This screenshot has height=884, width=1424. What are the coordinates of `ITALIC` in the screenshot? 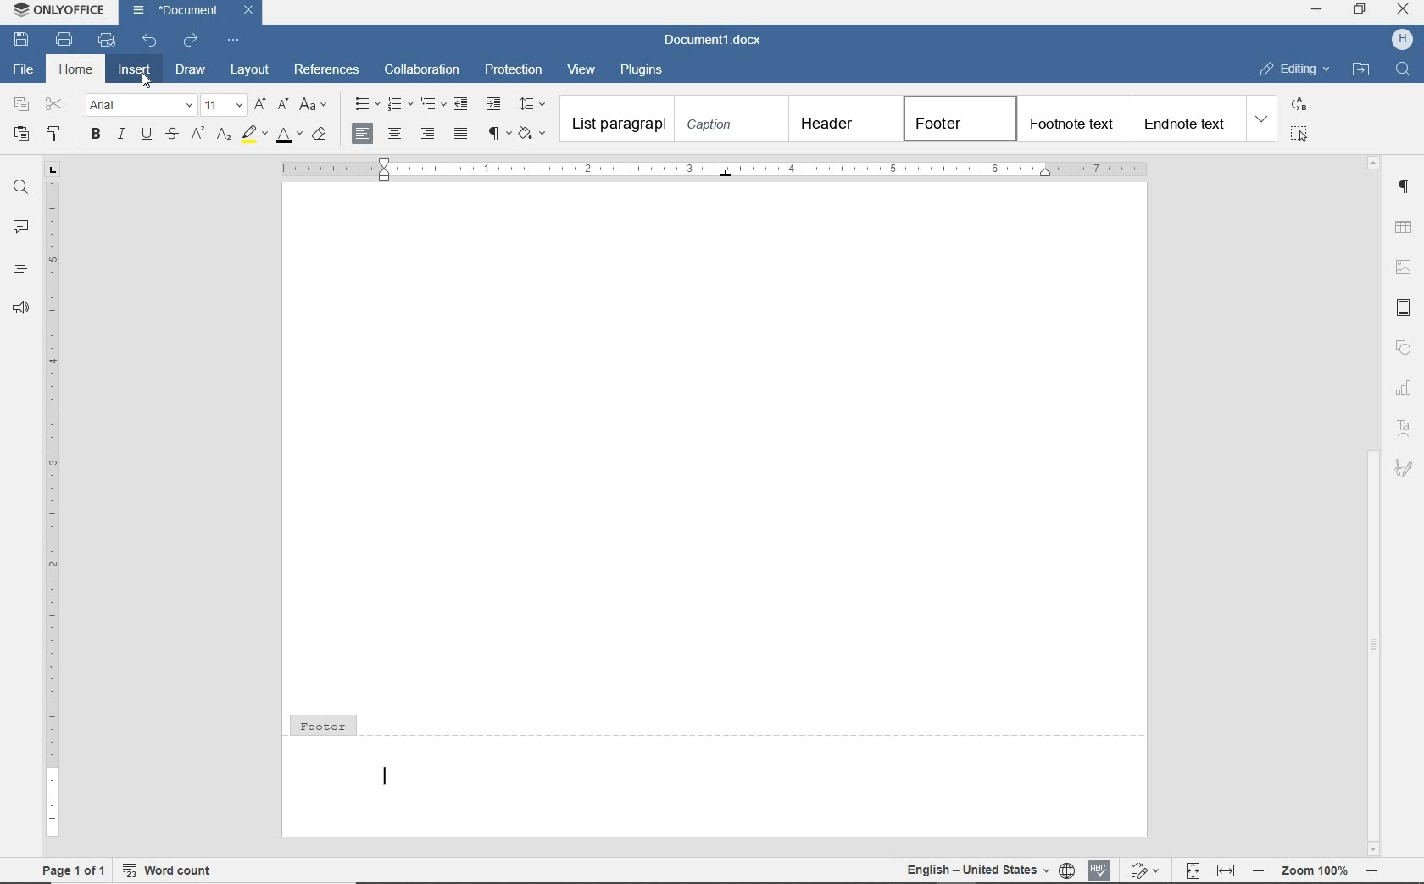 It's located at (121, 134).